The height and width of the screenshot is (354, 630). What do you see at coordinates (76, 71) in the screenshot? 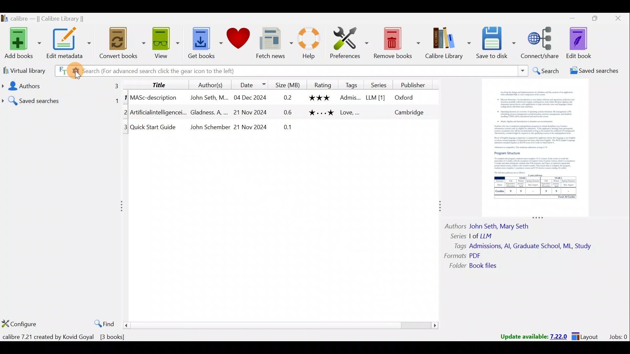
I see `Cursor` at bounding box center [76, 71].